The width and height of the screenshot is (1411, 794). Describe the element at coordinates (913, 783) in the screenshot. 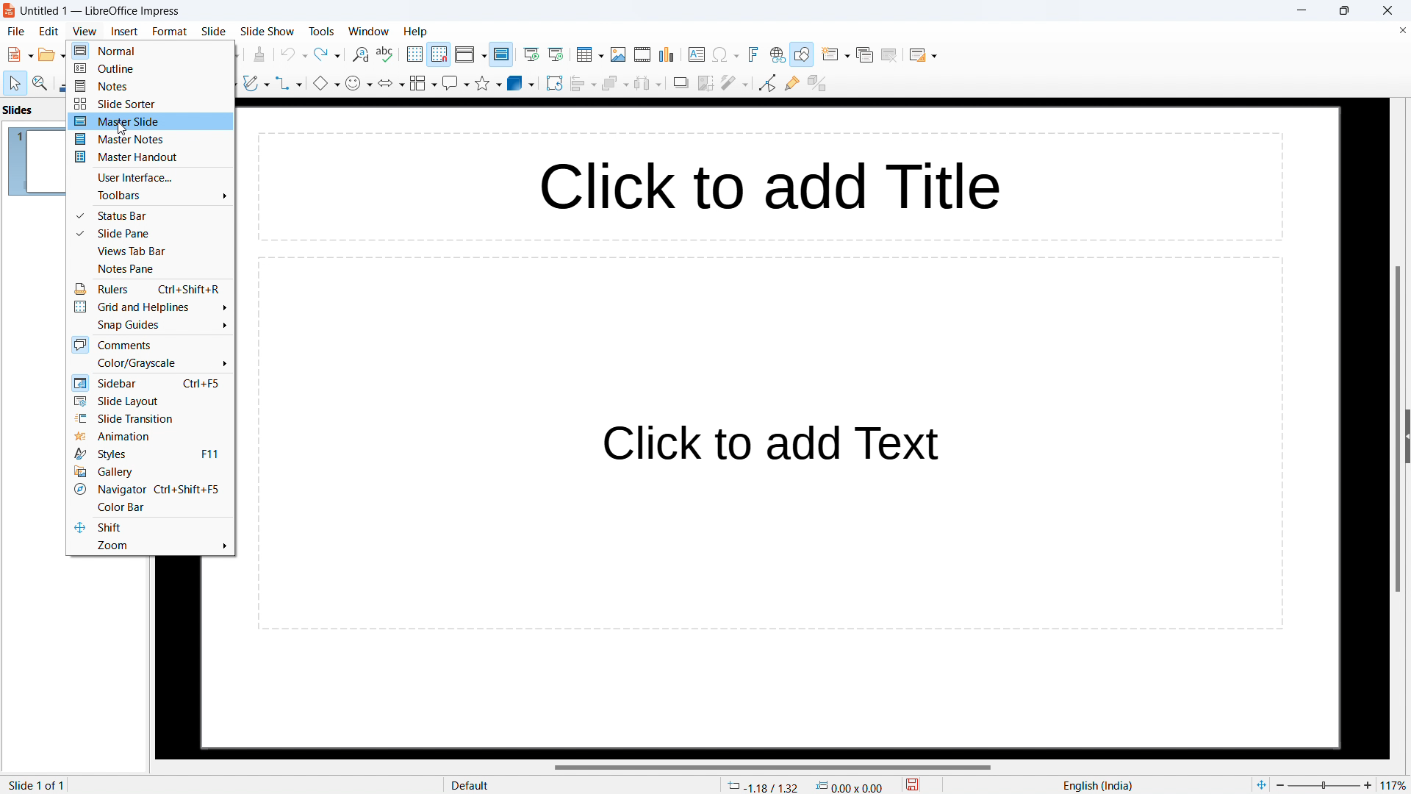

I see `save` at that location.